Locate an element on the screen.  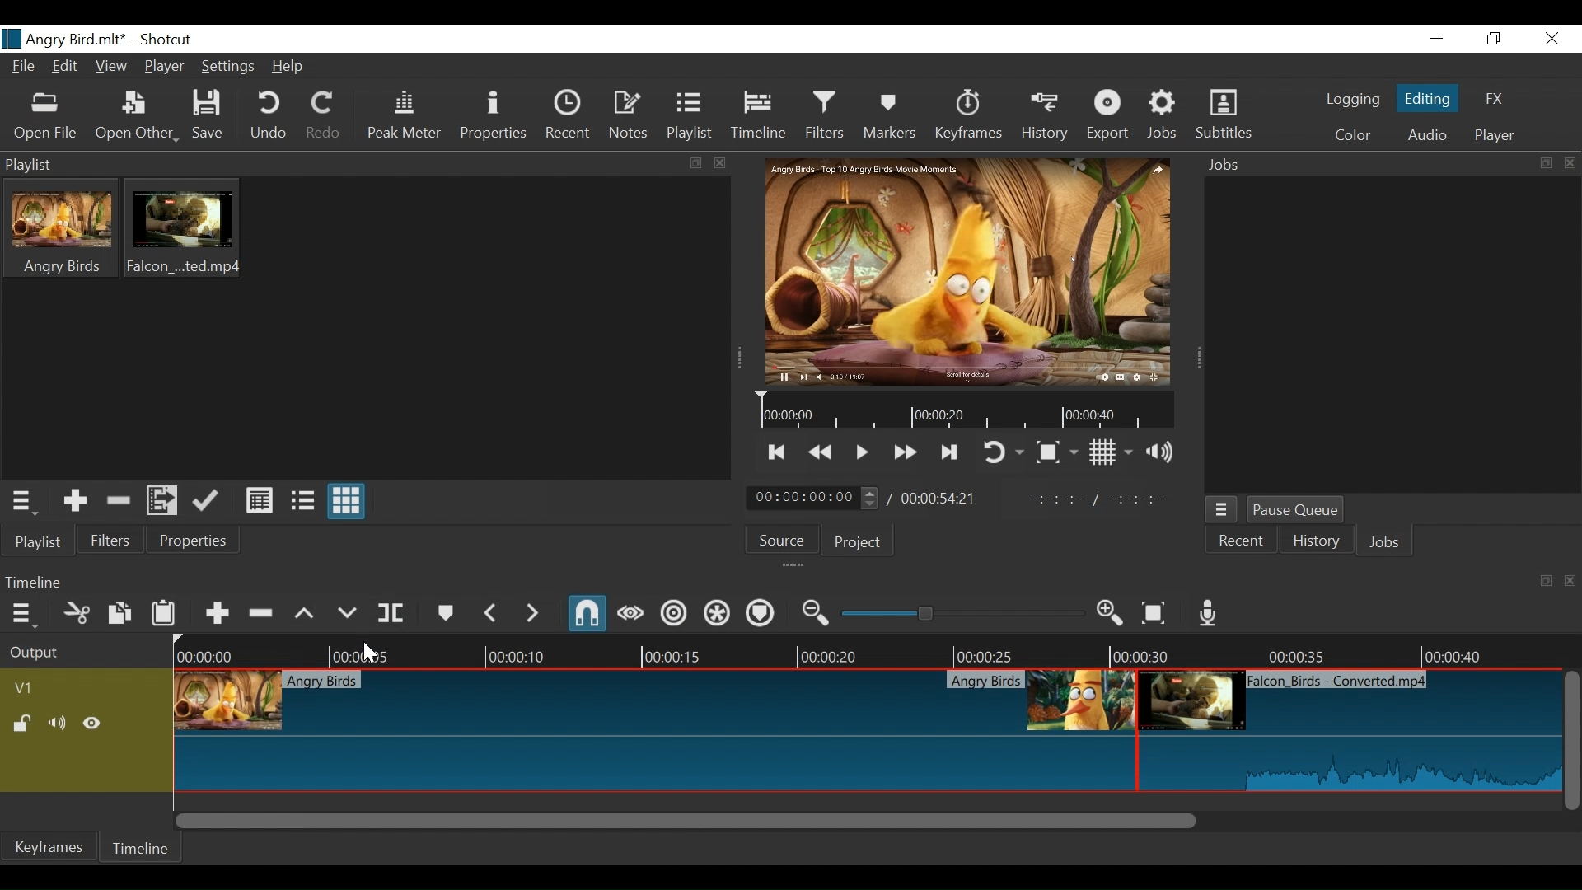
Recent is located at coordinates (569, 115).